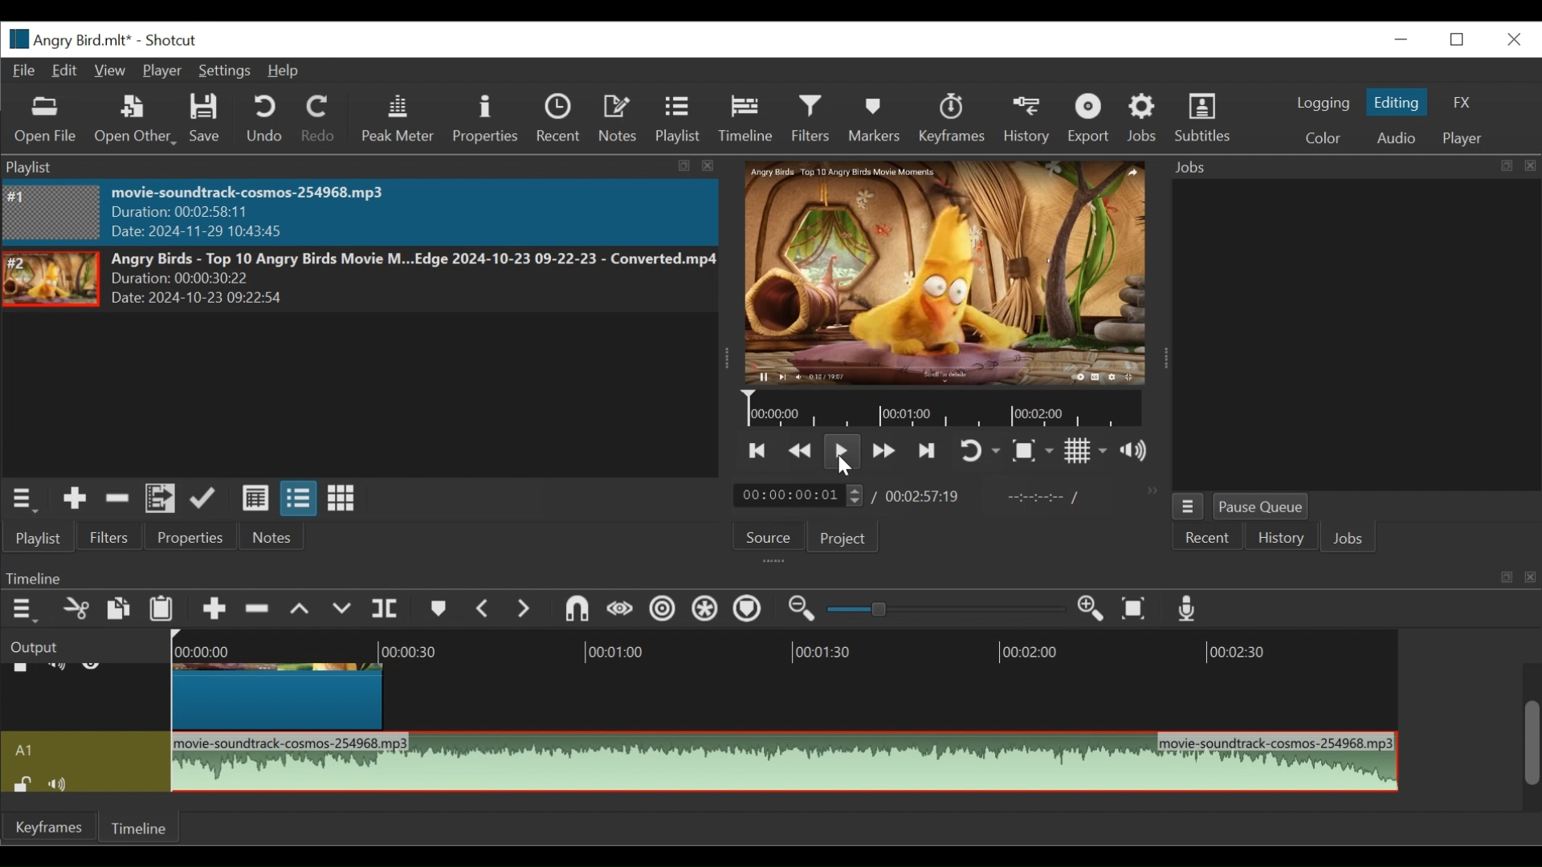 This screenshot has width=1542, height=867. I want to click on Angry Birds - Top 10 Angry Birds Movie M...Edge 2024-10-23 09-22-23 - Converted.mp4Duration: 00:00:30:22 Date: 2024-10-23 09:22>5, so click(413, 279).